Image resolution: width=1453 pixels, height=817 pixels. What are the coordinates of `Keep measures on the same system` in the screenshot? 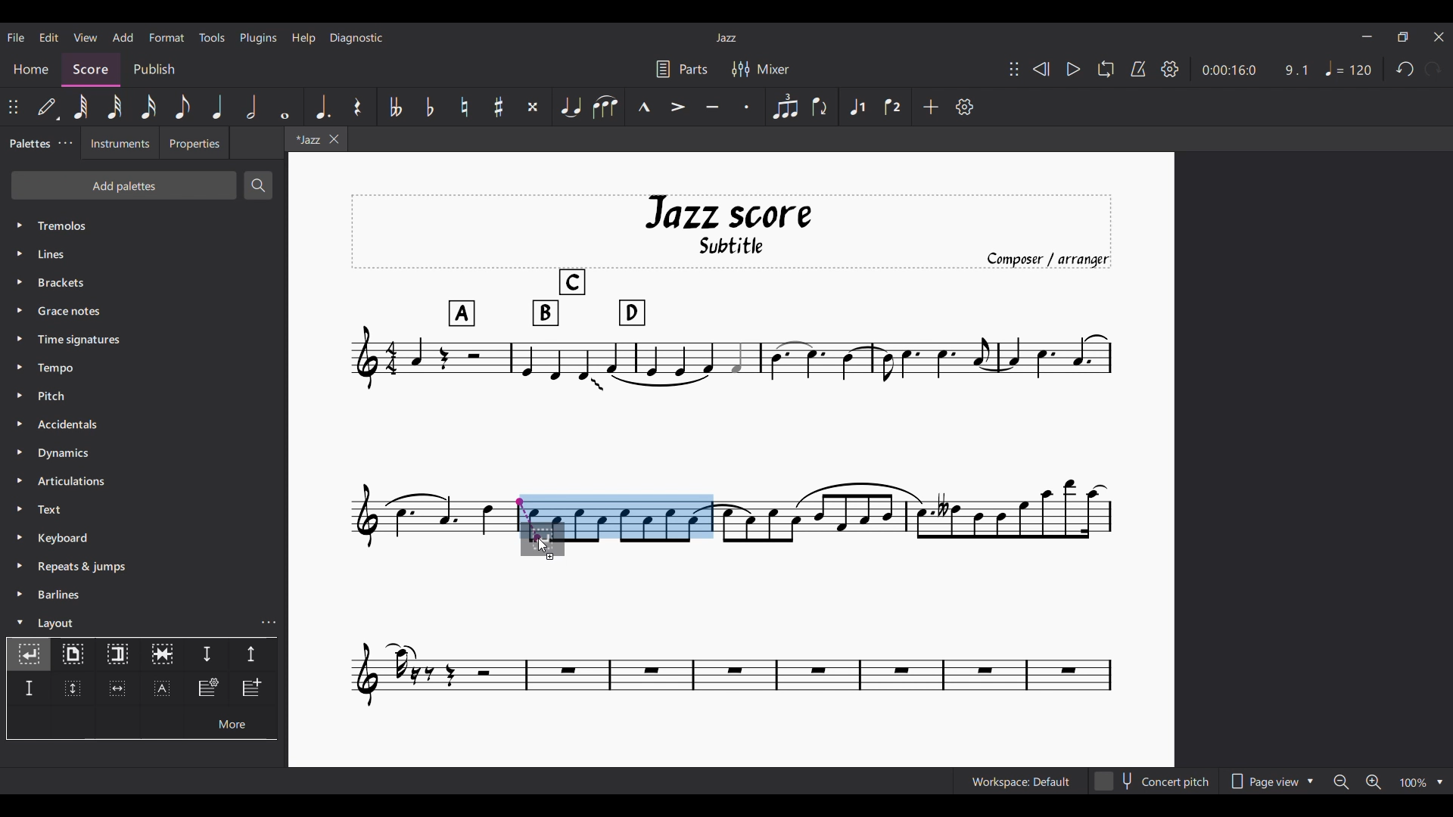 It's located at (162, 655).